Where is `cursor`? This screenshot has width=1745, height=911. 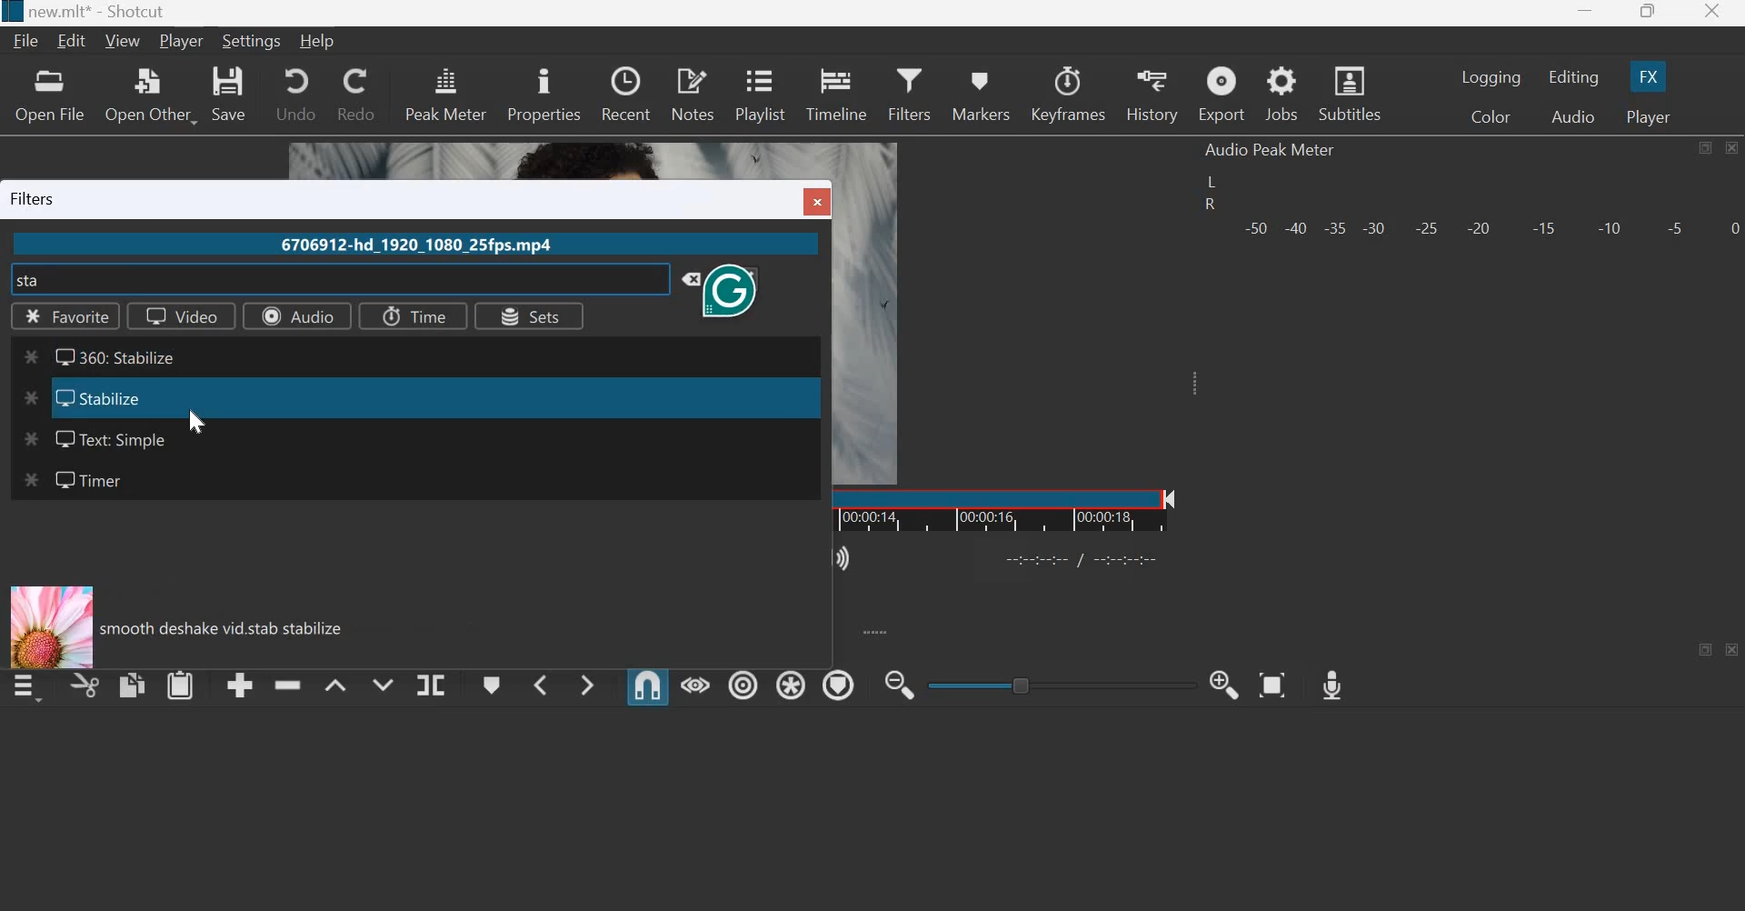 cursor is located at coordinates (142, 284).